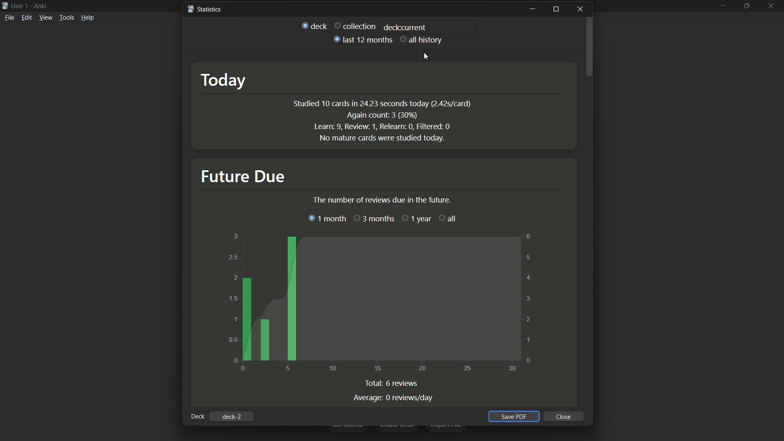  I want to click on The number of reviews due in the future, so click(401, 199).